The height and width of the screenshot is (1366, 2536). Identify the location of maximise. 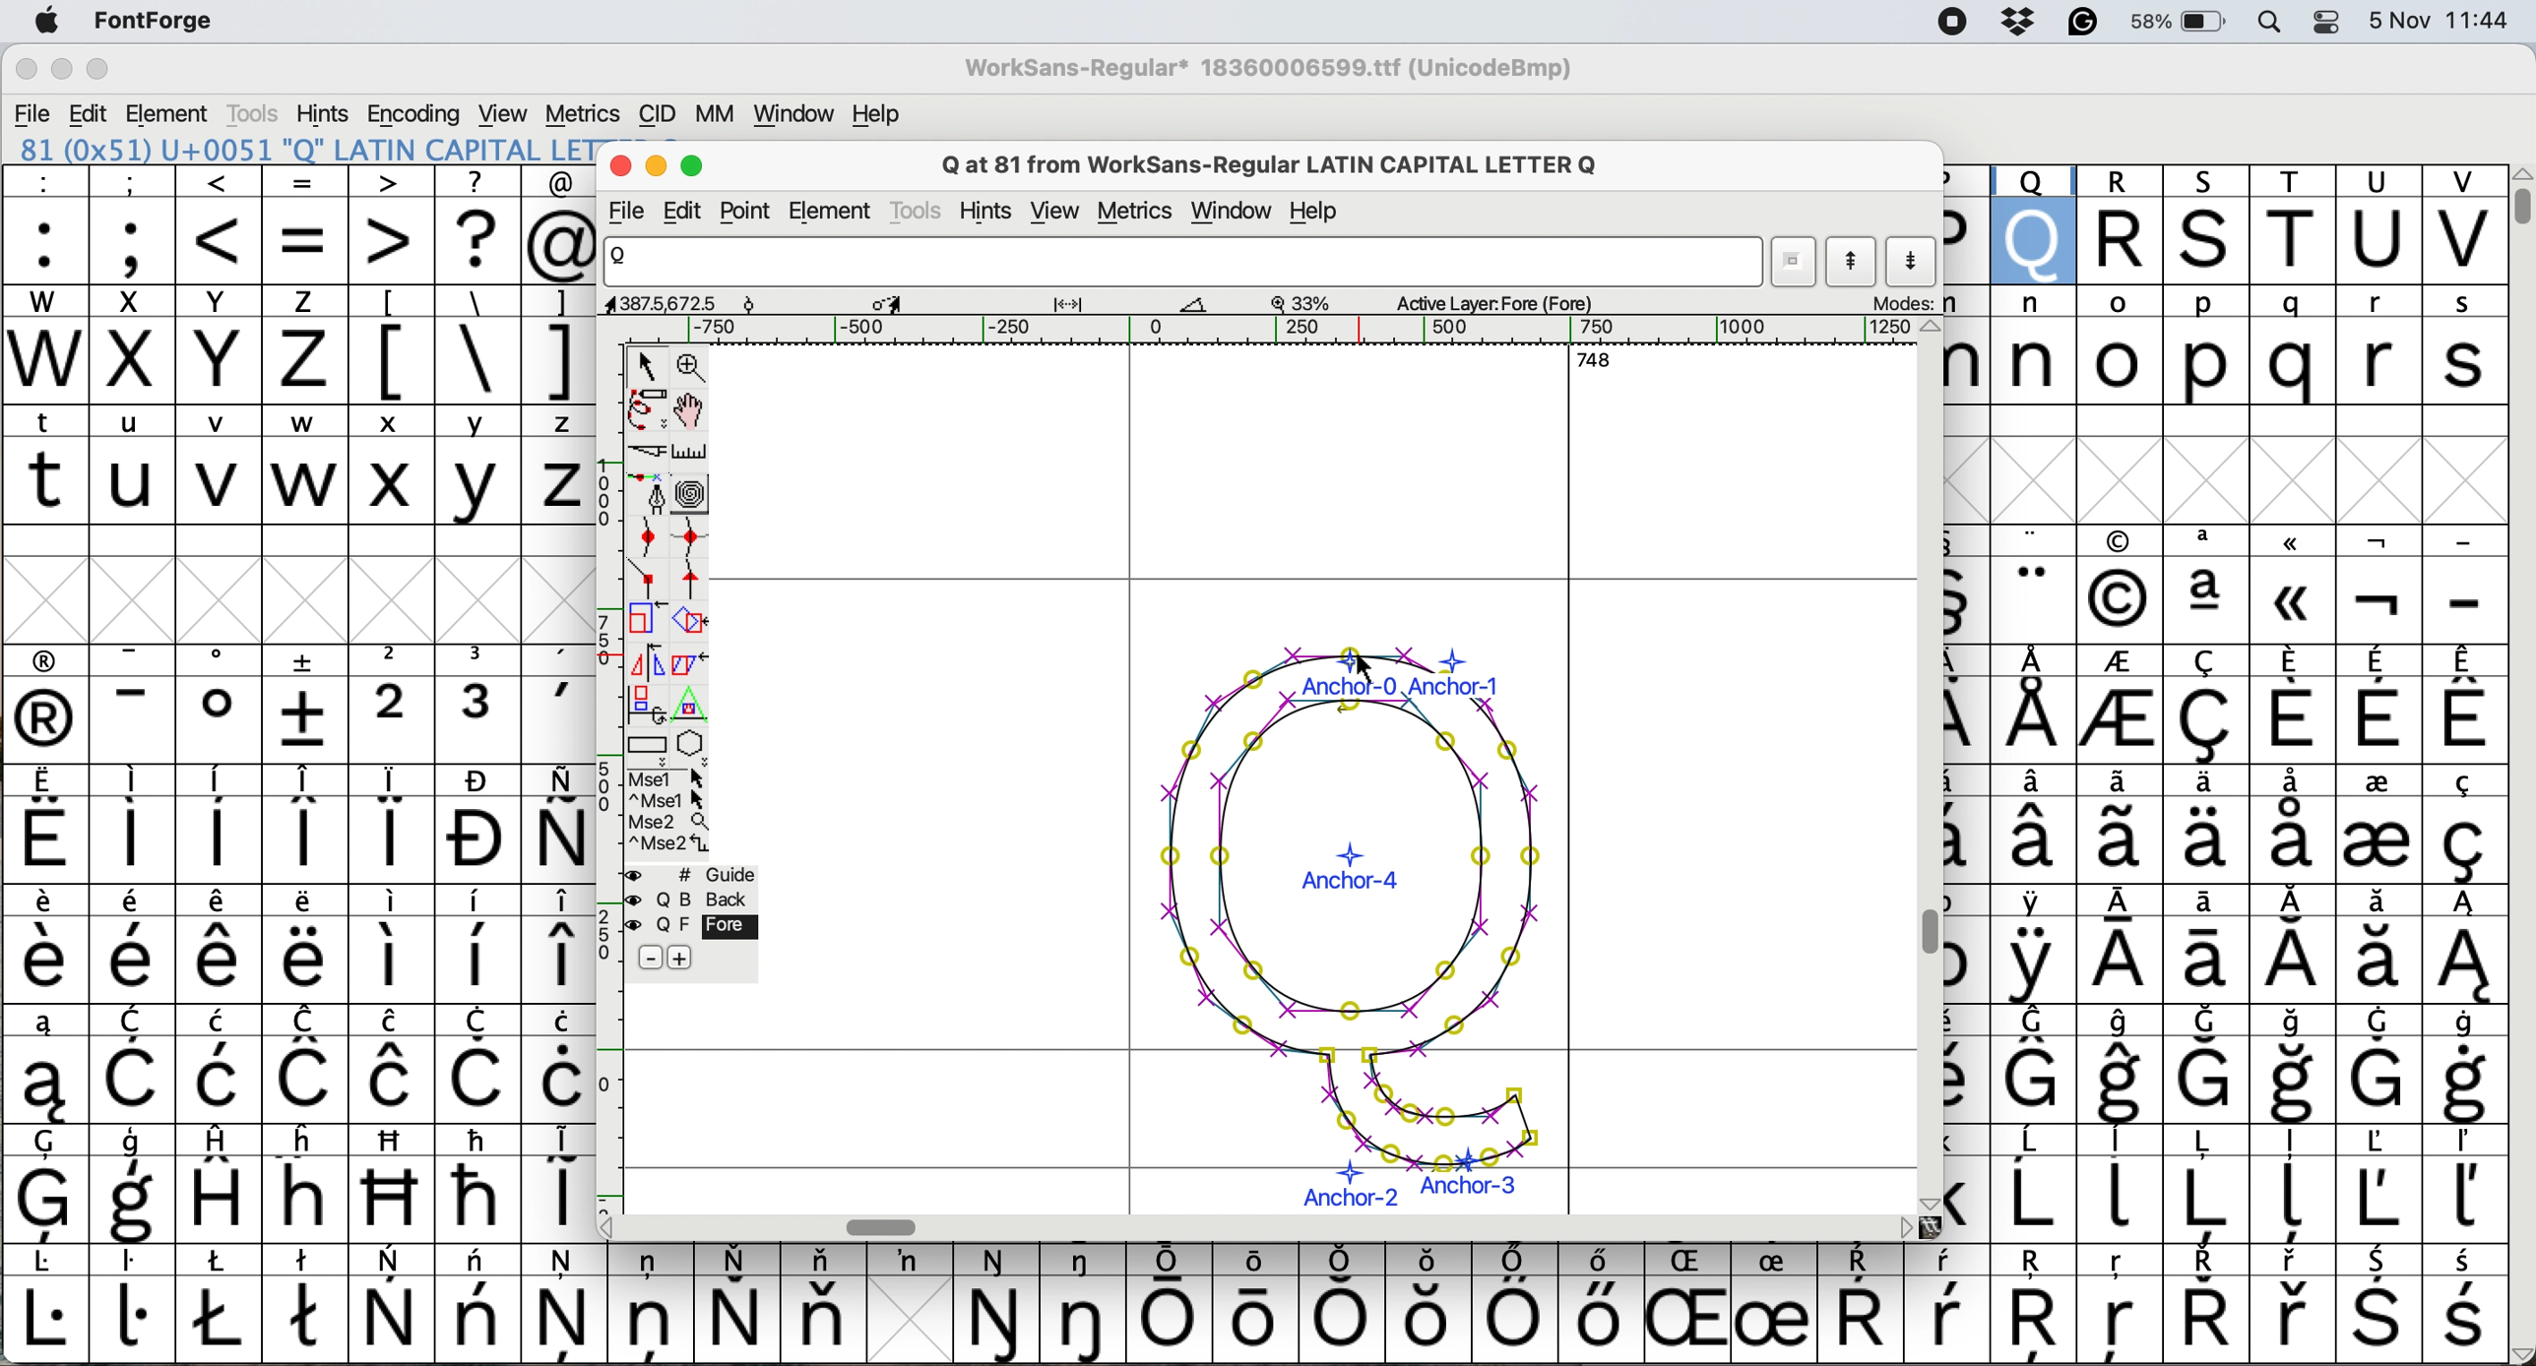
(695, 167).